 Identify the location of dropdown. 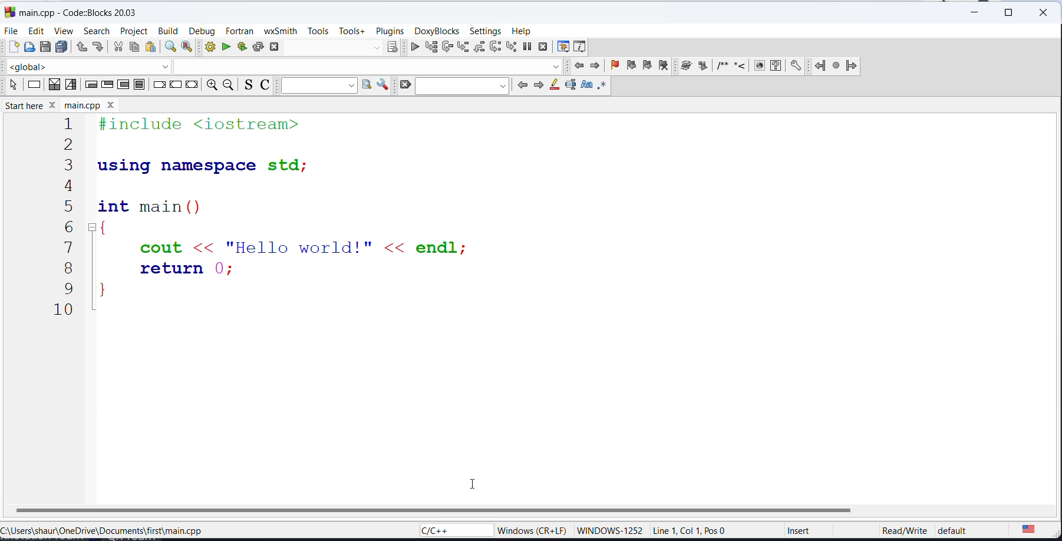
(462, 87).